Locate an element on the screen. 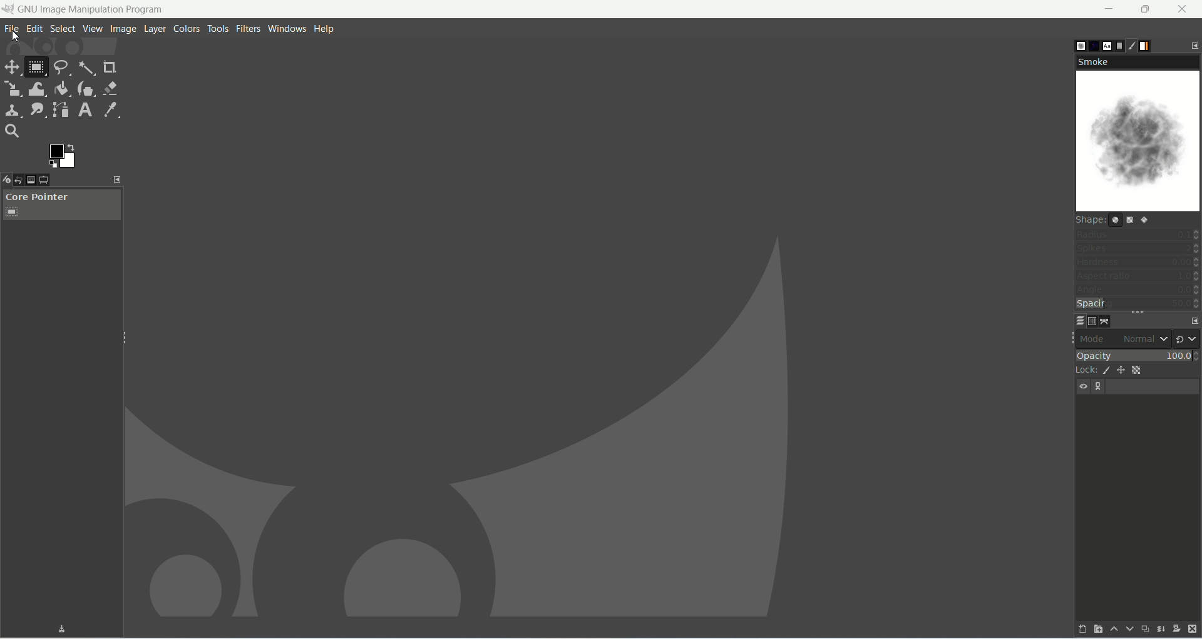  paths is located at coordinates (1107, 321).